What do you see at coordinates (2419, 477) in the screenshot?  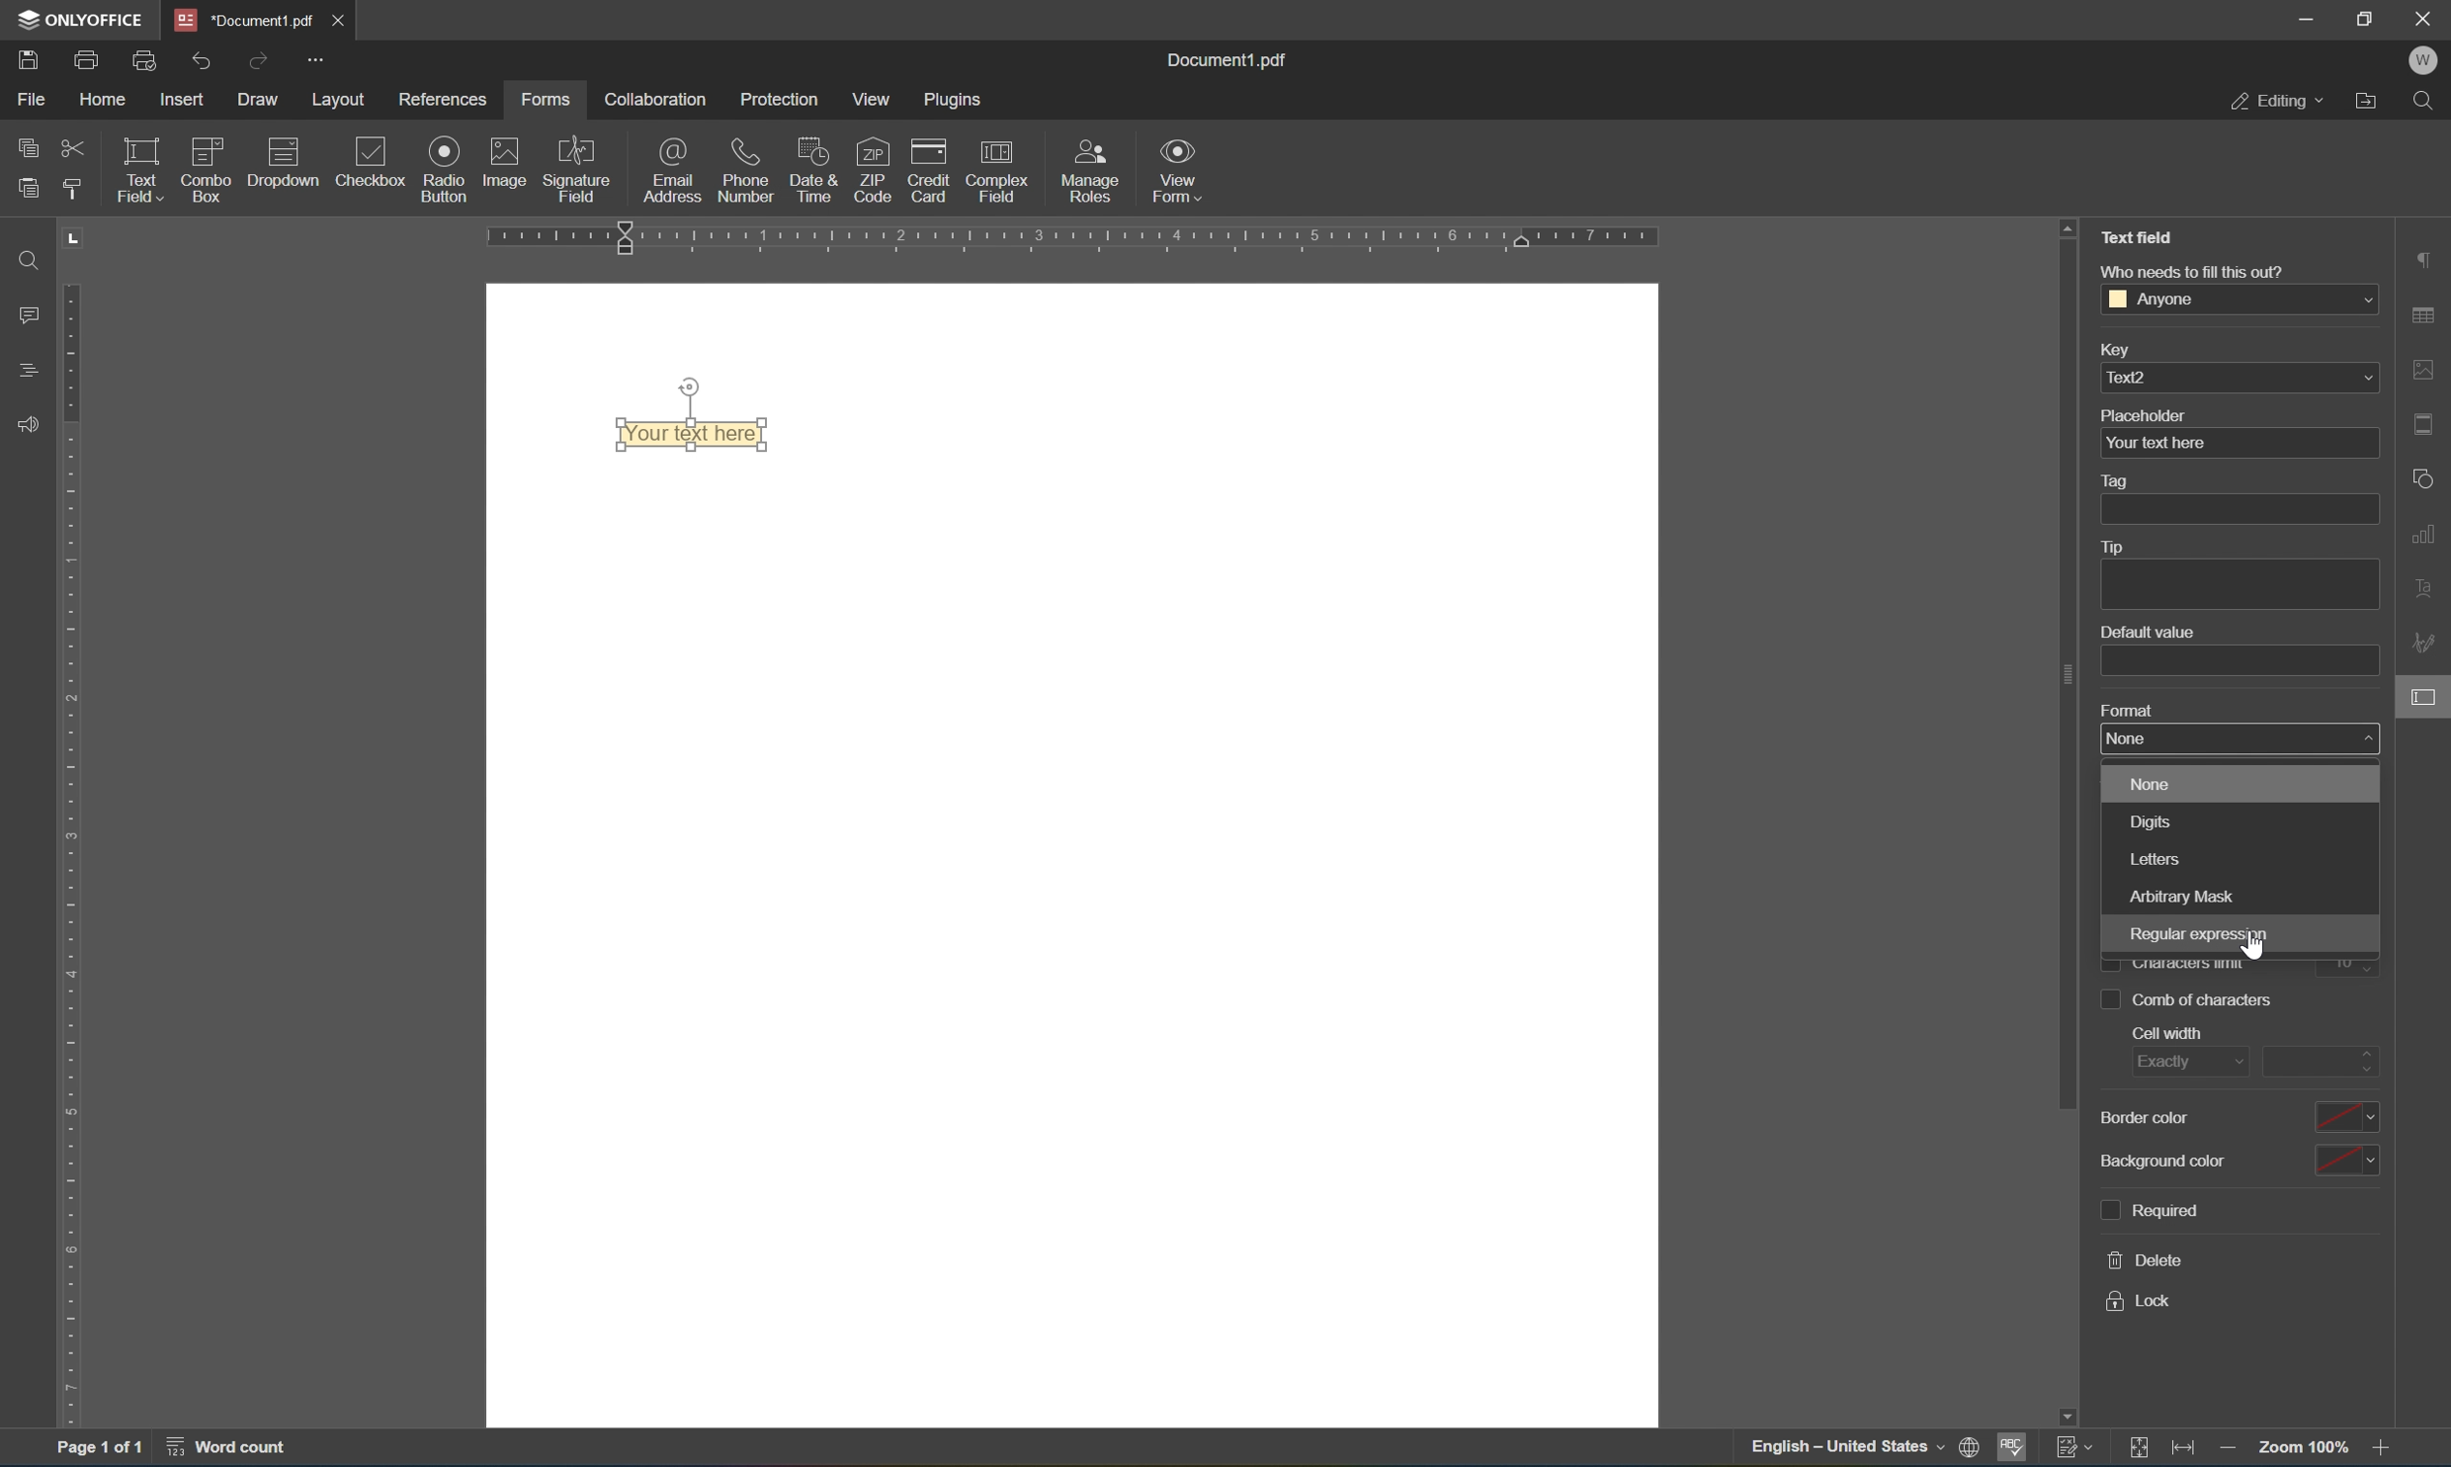 I see `shape settings` at bounding box center [2419, 477].